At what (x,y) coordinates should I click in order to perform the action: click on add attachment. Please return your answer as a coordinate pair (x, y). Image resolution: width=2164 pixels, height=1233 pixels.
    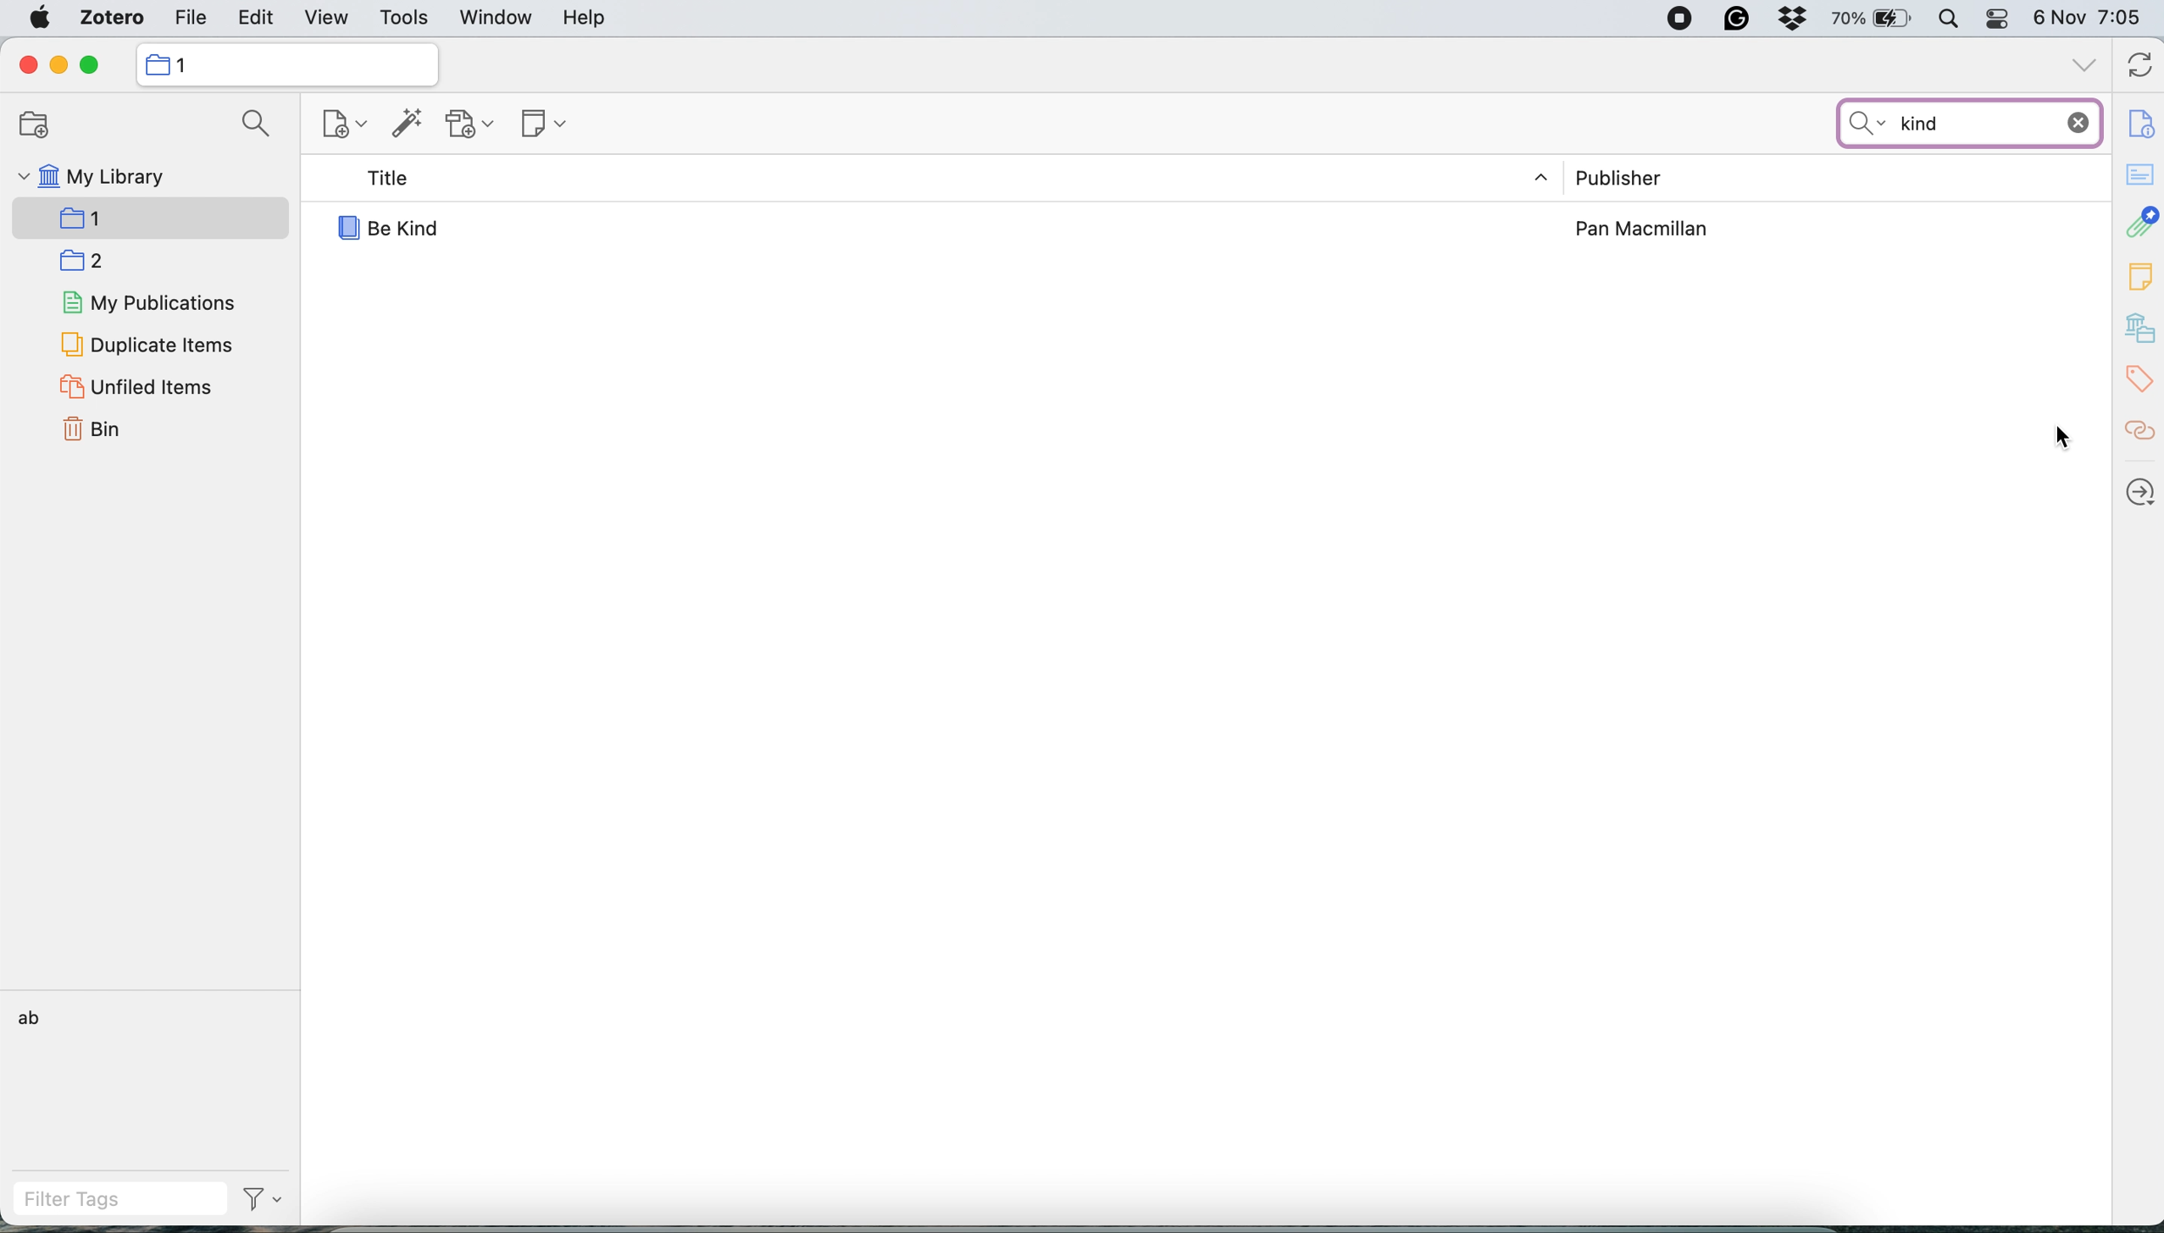
    Looking at the image, I should click on (473, 125).